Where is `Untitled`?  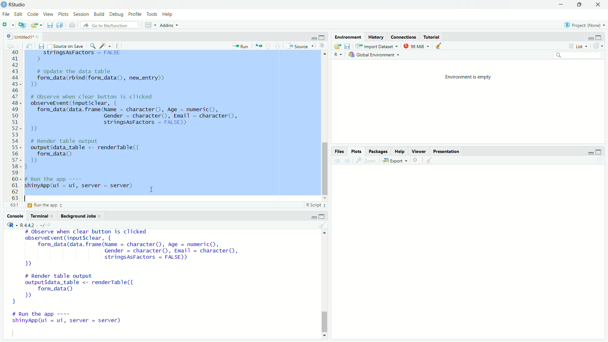
Untitled is located at coordinates (17, 35).